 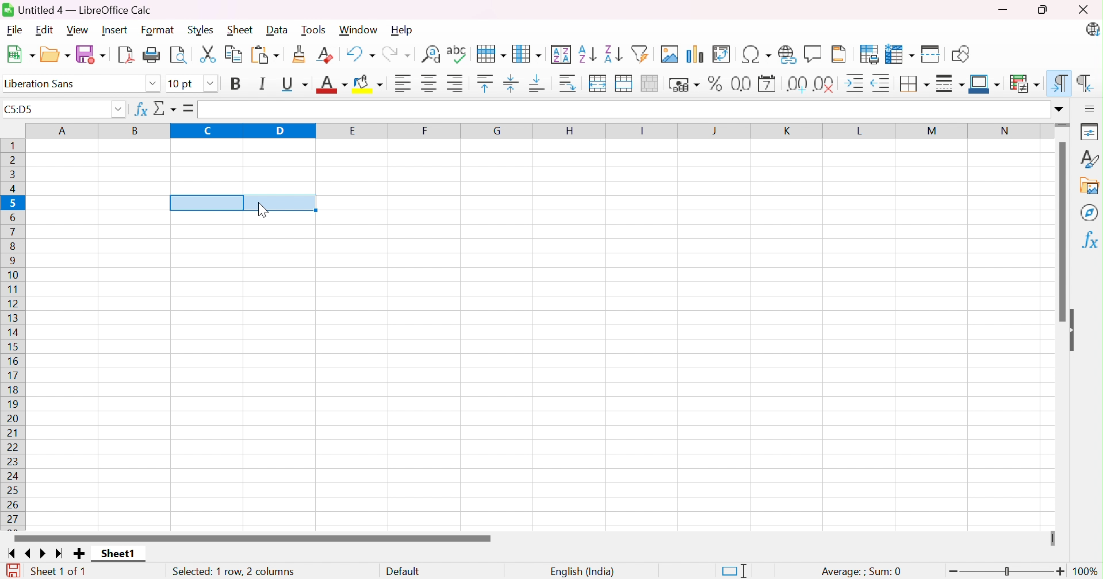 What do you see at coordinates (234, 55) in the screenshot?
I see `Copy` at bounding box center [234, 55].